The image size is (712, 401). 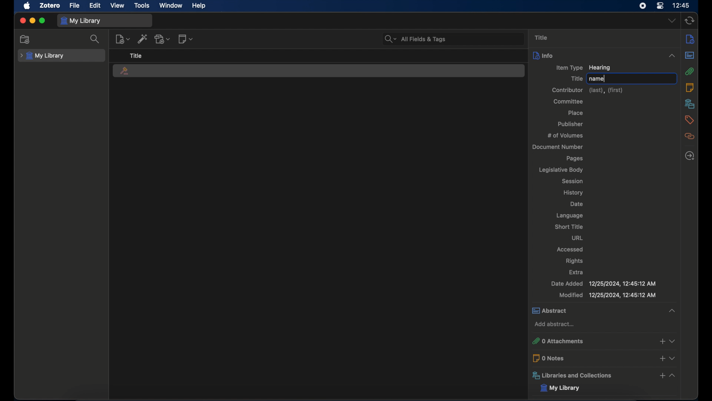 What do you see at coordinates (81, 21) in the screenshot?
I see `my library` at bounding box center [81, 21].